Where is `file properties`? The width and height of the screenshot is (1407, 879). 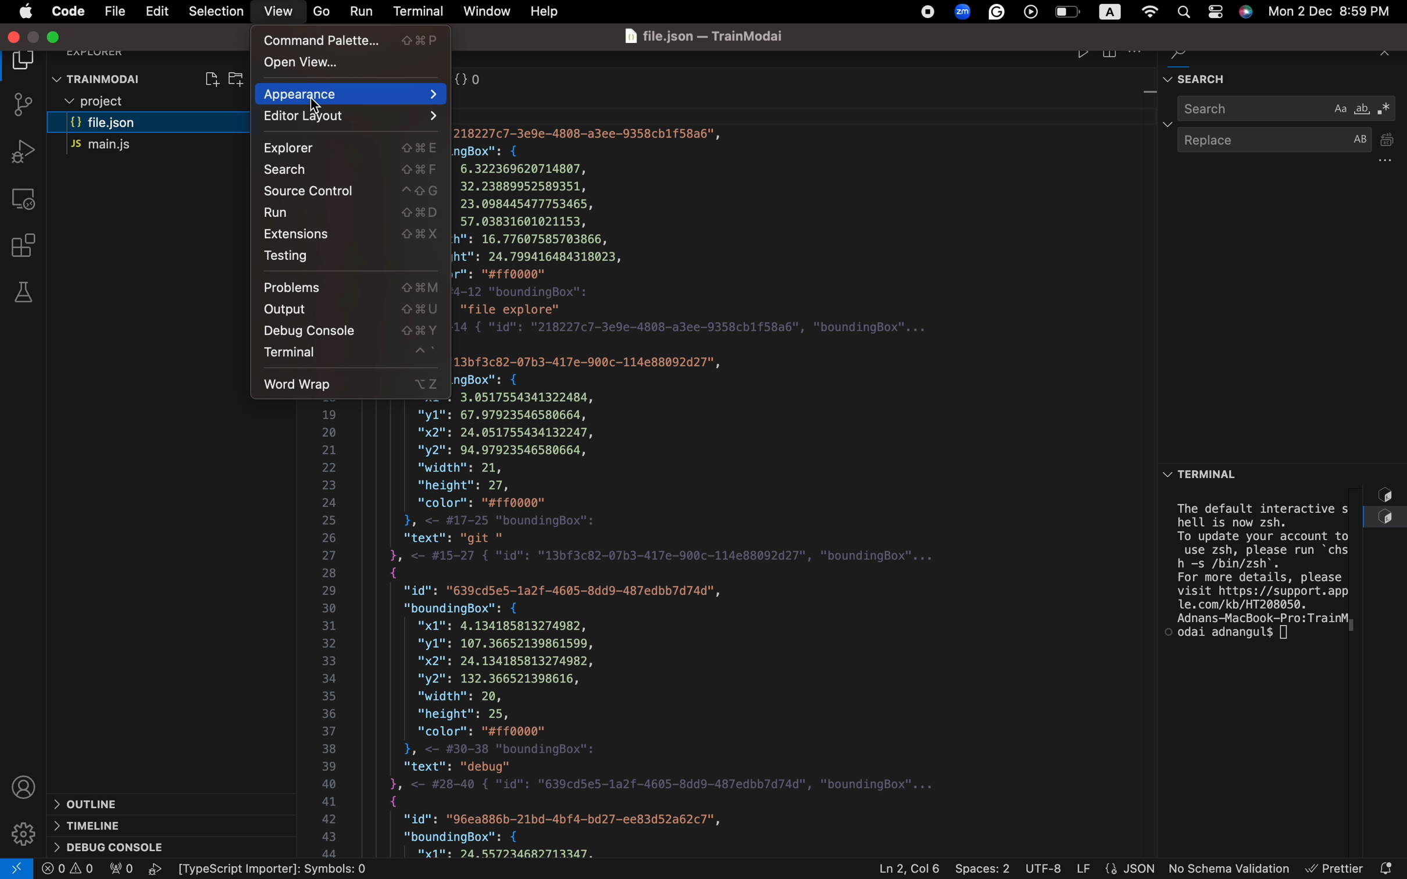
file properties is located at coordinates (1115, 869).